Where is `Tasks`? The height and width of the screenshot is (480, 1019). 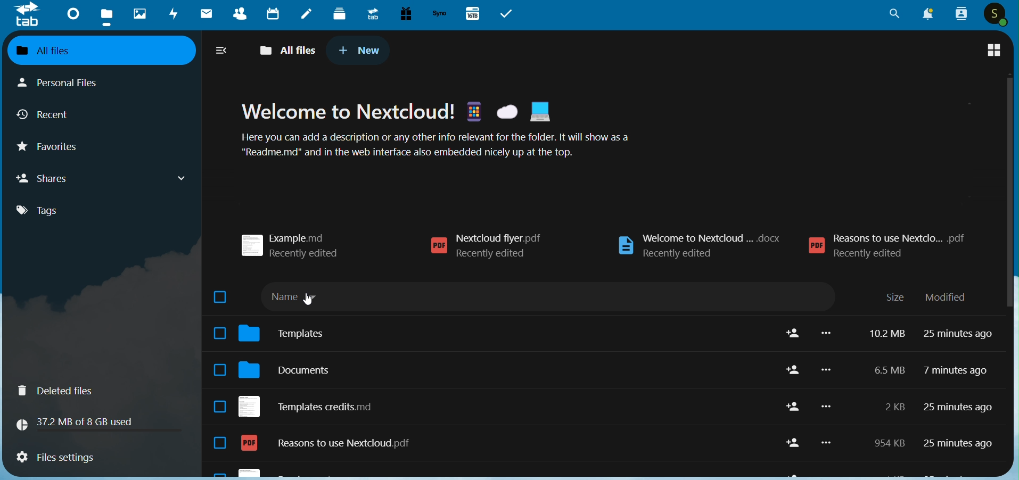
Tasks is located at coordinates (509, 15).